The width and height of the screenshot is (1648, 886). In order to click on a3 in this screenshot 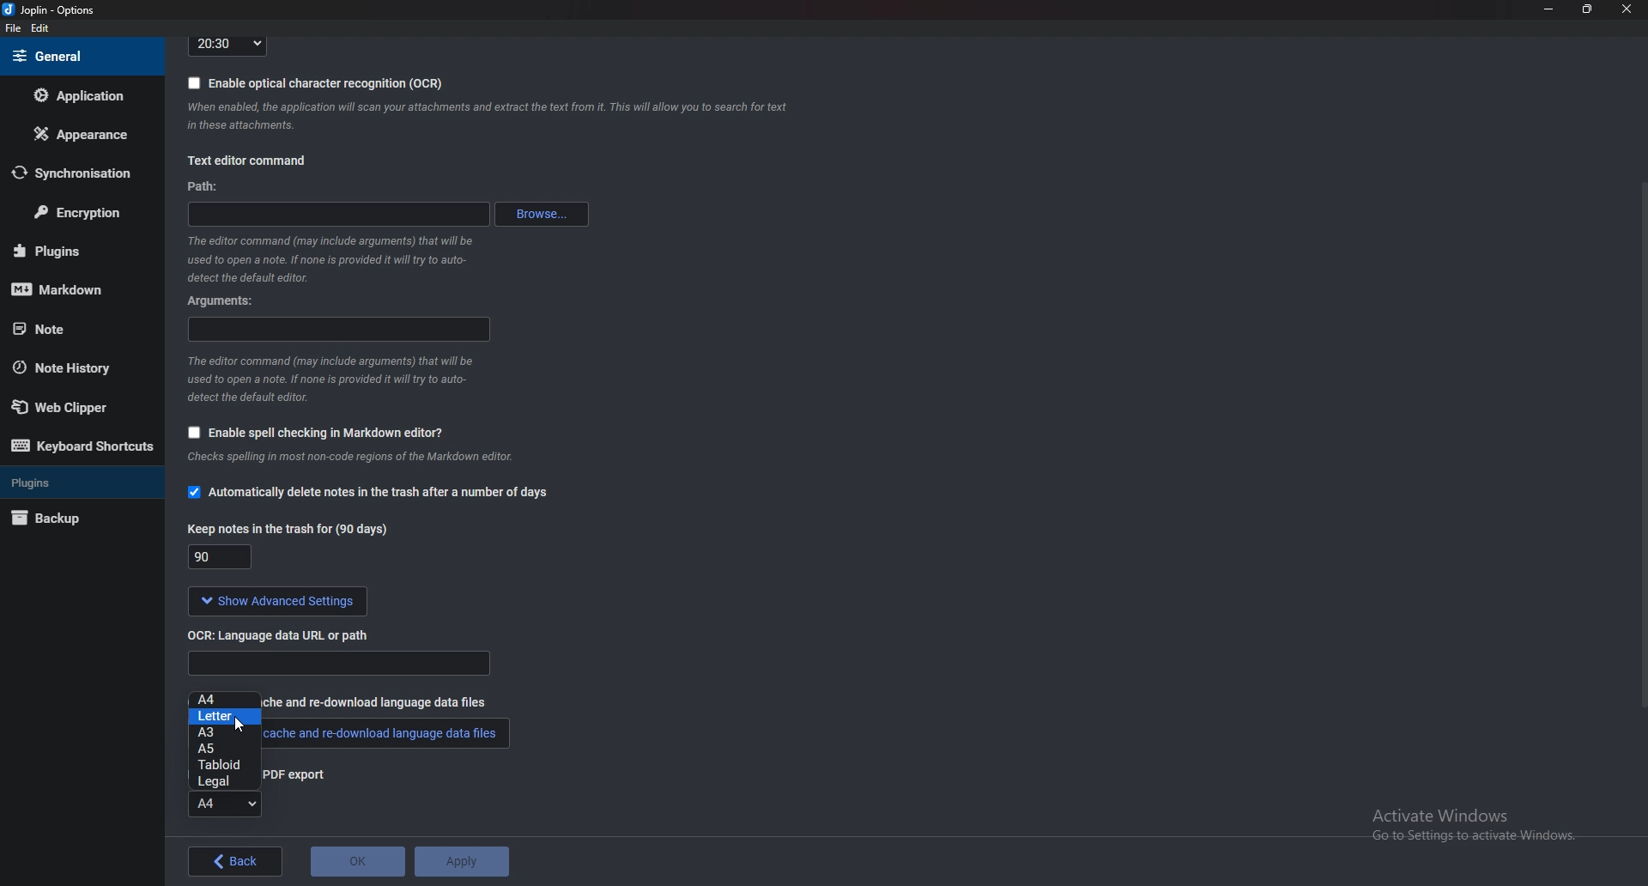, I will do `click(222, 732)`.